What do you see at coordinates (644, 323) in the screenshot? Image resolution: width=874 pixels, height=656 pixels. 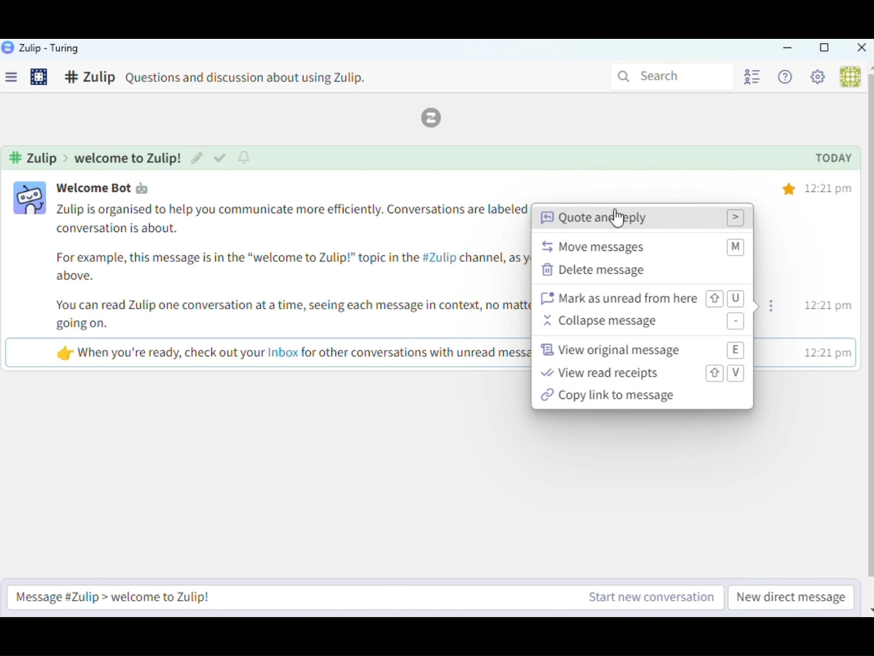 I see `Collapse message` at bounding box center [644, 323].